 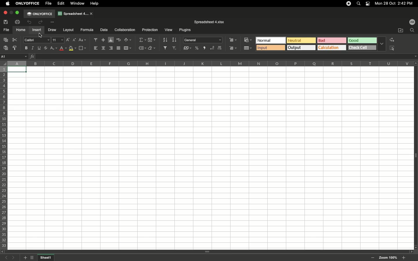 I want to click on Increase decimal, so click(x=221, y=48).